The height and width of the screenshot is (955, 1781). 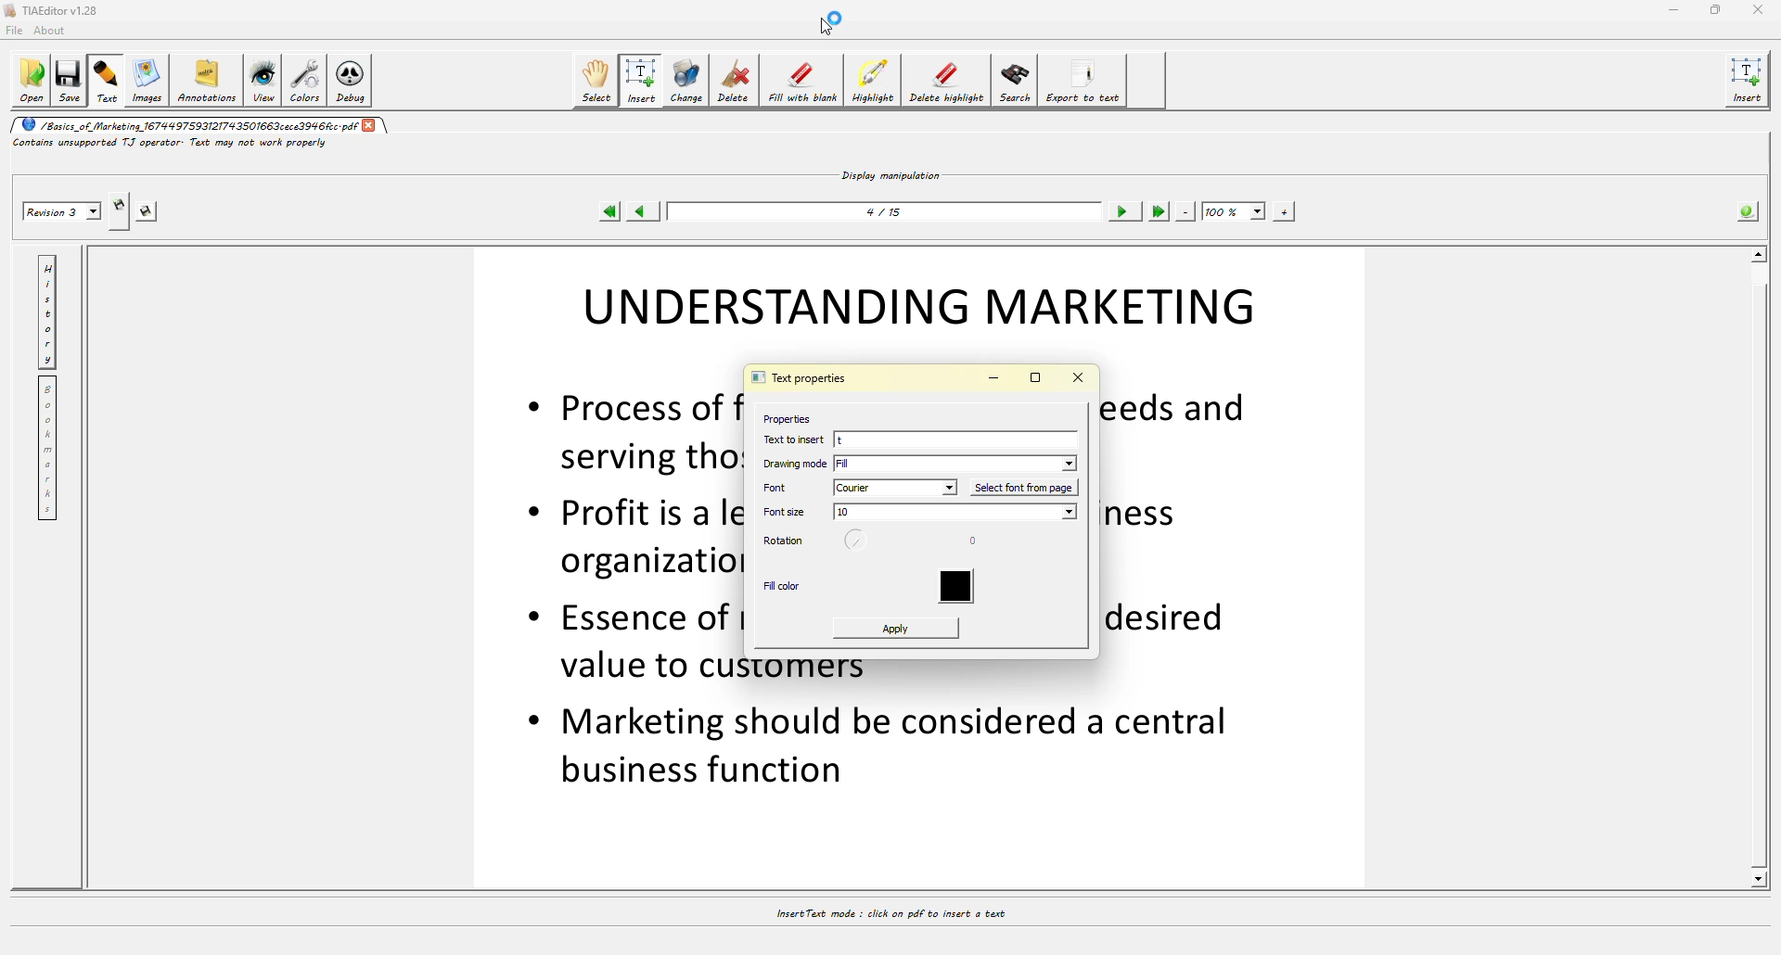 I want to click on insert text mode: click on pdf to insert a text, so click(x=889, y=913).